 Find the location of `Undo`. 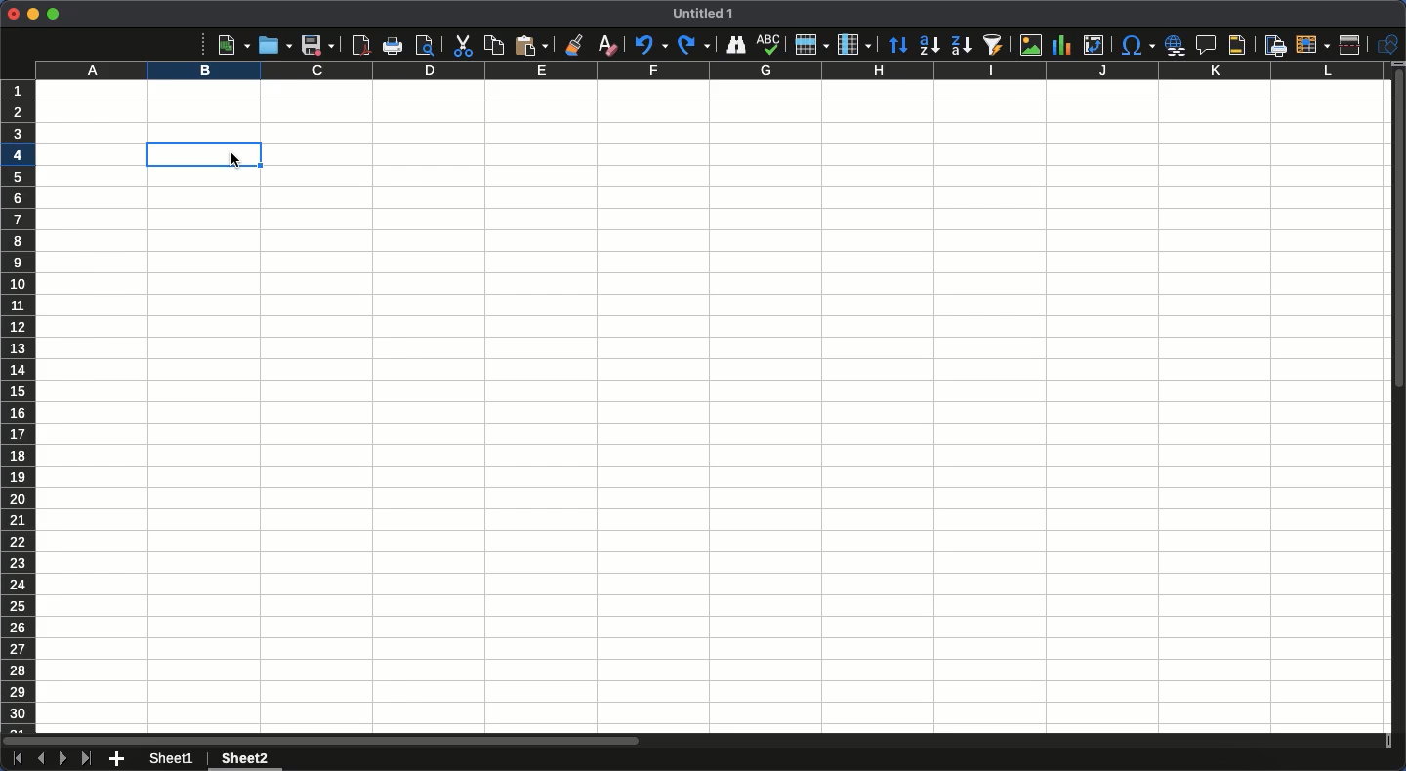

Undo is located at coordinates (649, 44).